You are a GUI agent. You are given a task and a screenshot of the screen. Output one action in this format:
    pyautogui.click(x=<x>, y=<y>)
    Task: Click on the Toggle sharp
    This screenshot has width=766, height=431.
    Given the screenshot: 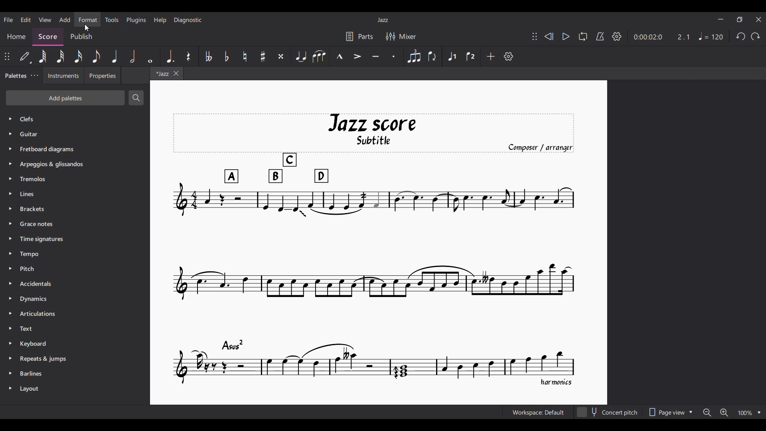 What is the action you would take?
    pyautogui.click(x=263, y=56)
    